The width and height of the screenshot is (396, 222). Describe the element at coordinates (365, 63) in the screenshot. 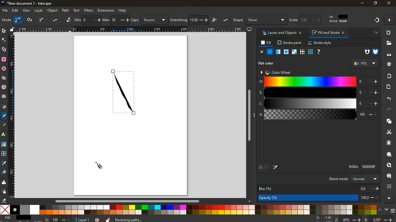

I see `hsl` at that location.